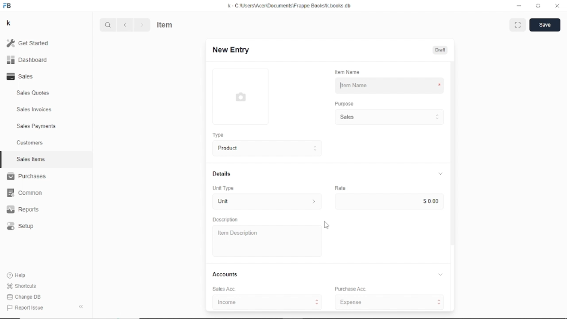  Describe the element at coordinates (392, 302) in the screenshot. I see `Expenses` at that location.